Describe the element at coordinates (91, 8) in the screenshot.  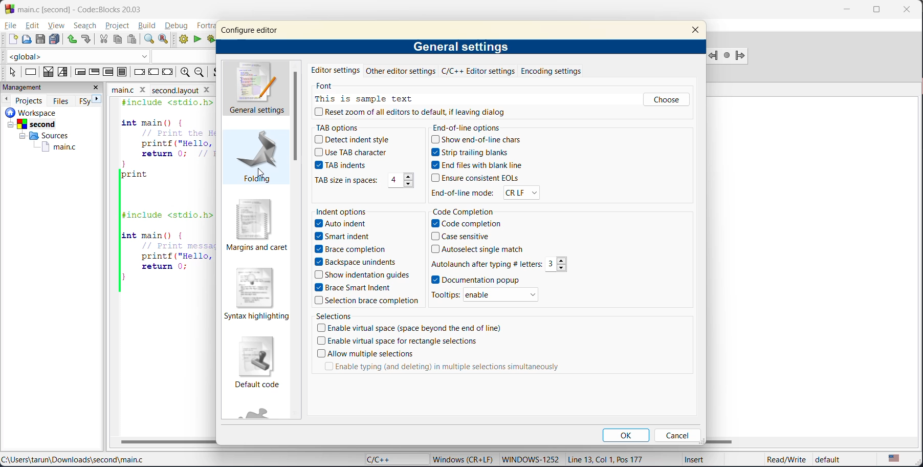
I see `app name and file name` at that location.